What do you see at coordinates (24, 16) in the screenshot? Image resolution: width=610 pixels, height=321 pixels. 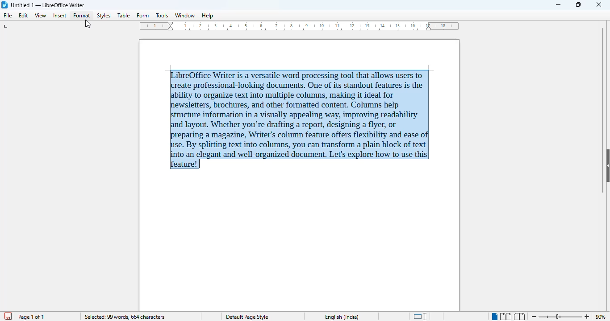 I see `edit` at bounding box center [24, 16].